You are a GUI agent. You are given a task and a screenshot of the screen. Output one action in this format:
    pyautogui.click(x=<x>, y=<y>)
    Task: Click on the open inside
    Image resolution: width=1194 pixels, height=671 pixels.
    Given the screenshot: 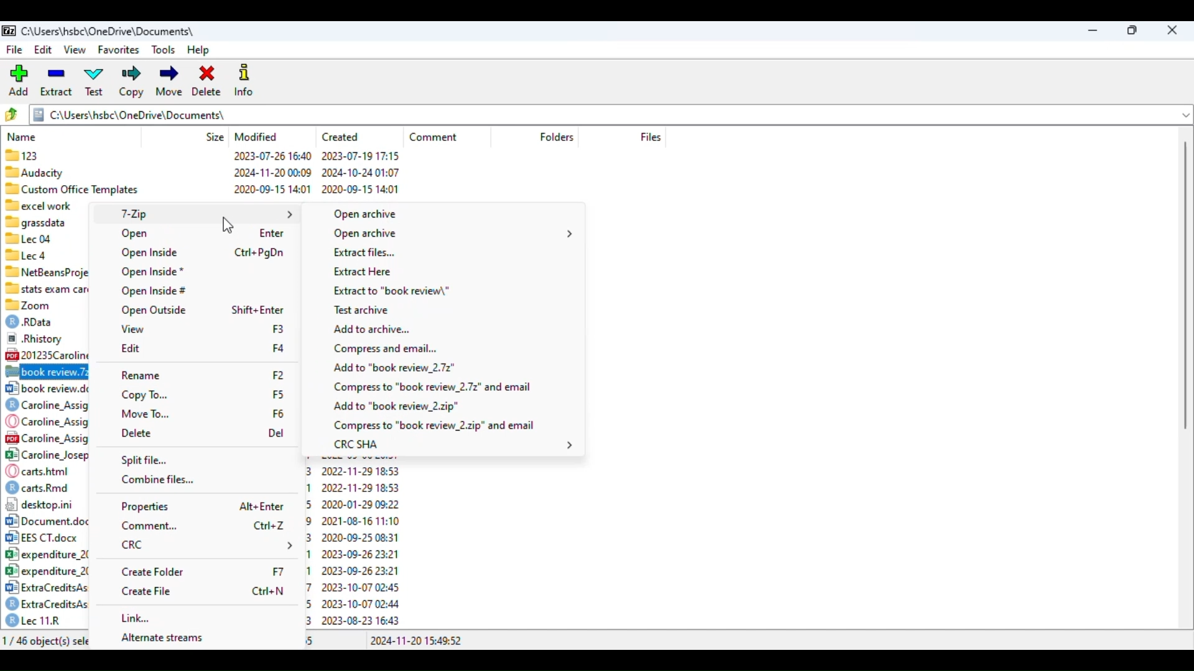 What is the action you would take?
    pyautogui.click(x=150, y=253)
    